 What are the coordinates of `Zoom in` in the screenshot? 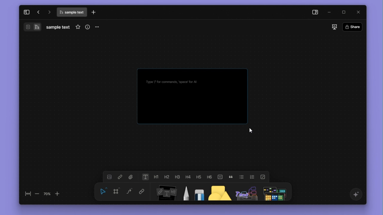 It's located at (60, 193).